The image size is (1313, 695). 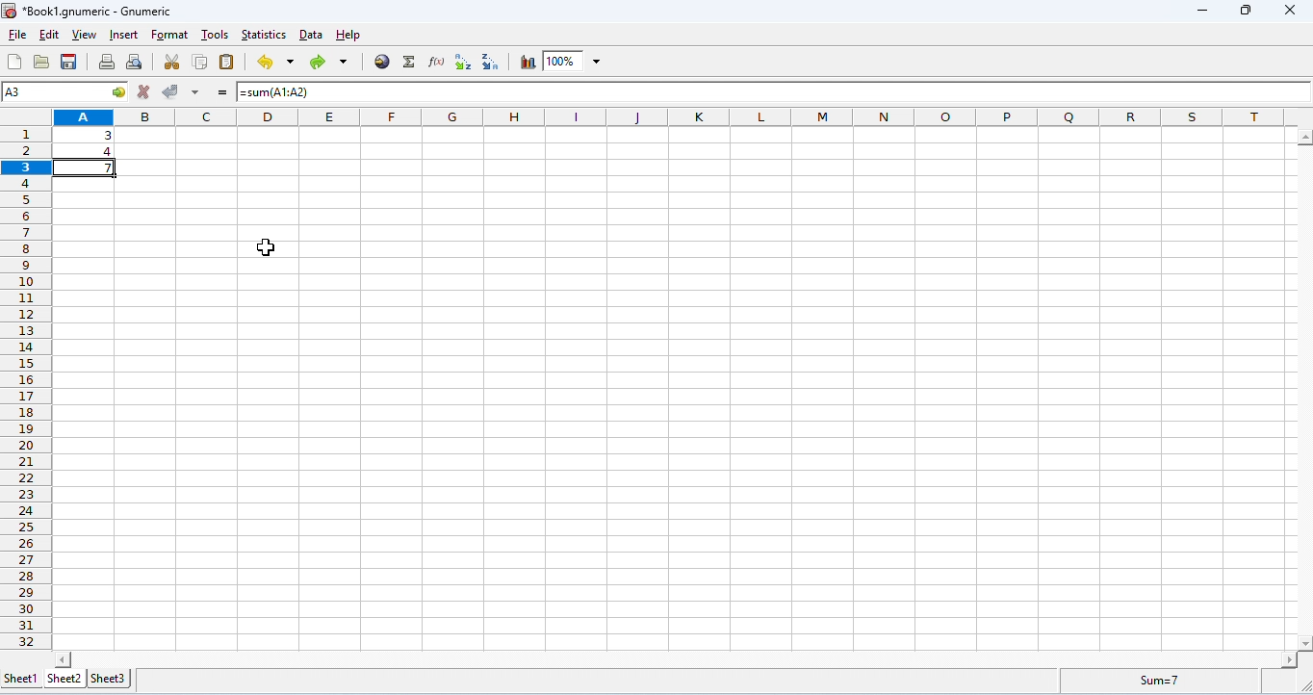 What do you see at coordinates (90, 13) in the screenshot?
I see `Book1.gnumeric - Gnumeric` at bounding box center [90, 13].